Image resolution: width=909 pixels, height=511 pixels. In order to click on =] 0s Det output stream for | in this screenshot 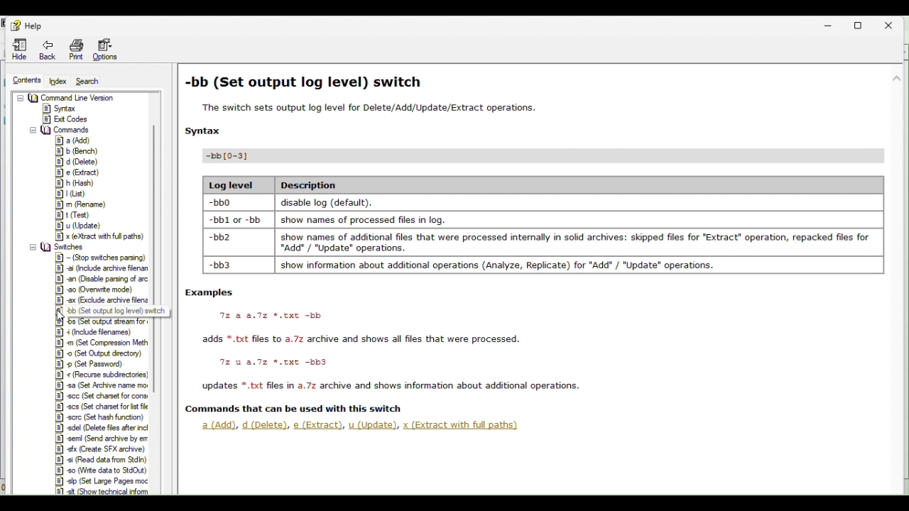, I will do `click(116, 322)`.